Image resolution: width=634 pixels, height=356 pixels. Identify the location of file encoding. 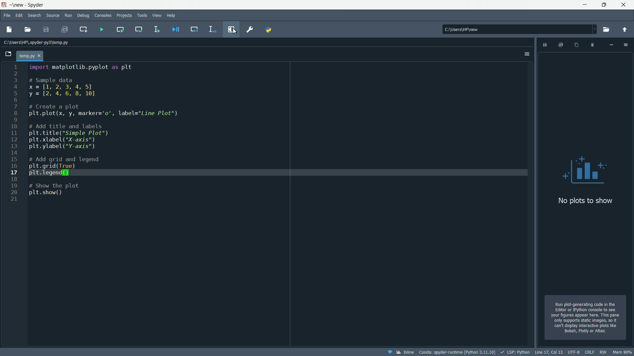
(574, 353).